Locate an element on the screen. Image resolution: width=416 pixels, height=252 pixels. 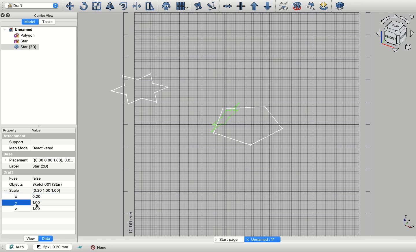
Downgrade is located at coordinates (267, 6).